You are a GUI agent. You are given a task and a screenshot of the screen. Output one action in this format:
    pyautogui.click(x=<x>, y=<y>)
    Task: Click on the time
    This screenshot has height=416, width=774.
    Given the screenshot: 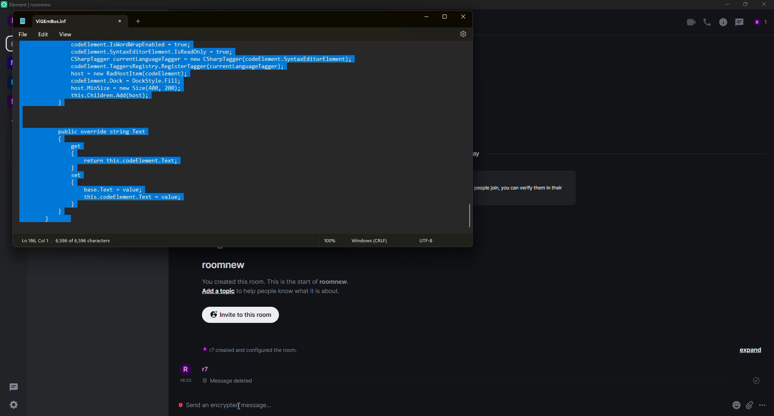 What is the action you would take?
    pyautogui.click(x=187, y=381)
    